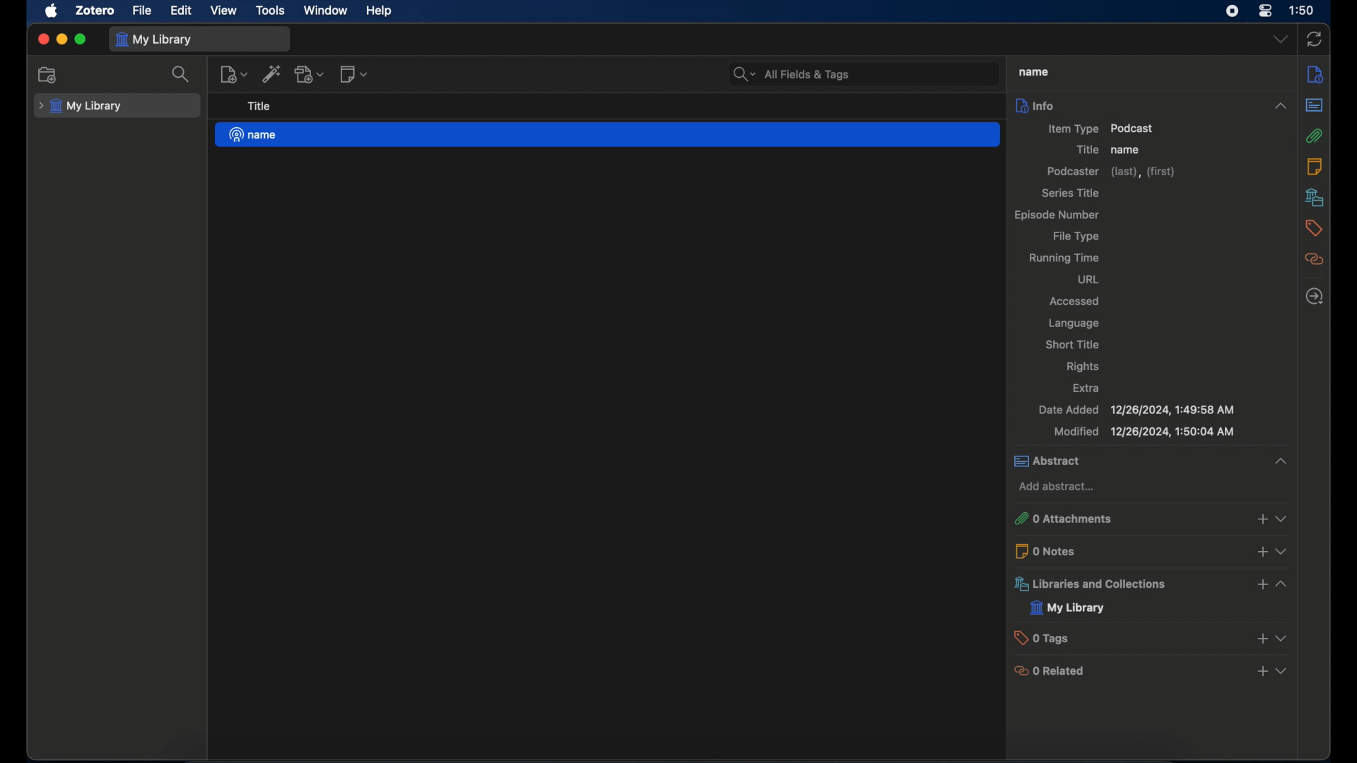  Describe the element at coordinates (1077, 237) in the screenshot. I see `file type` at that location.